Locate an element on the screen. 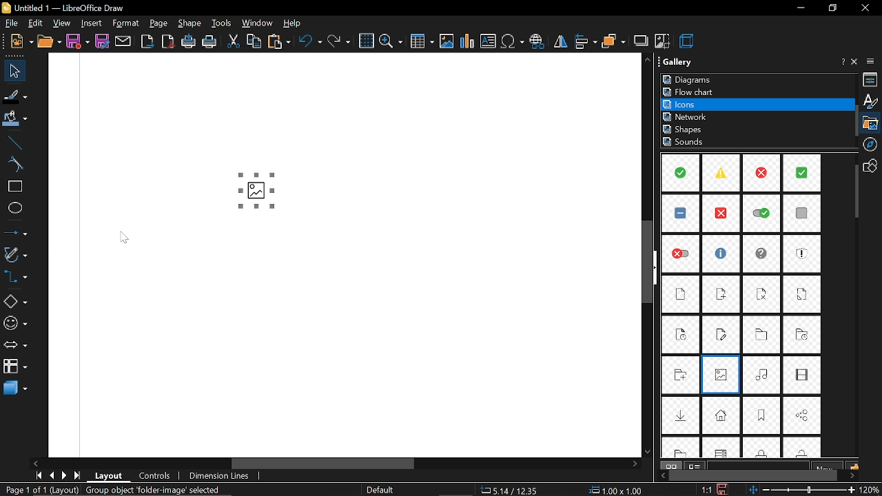 The image size is (882, 496). lines and arrow is located at coordinates (14, 234).